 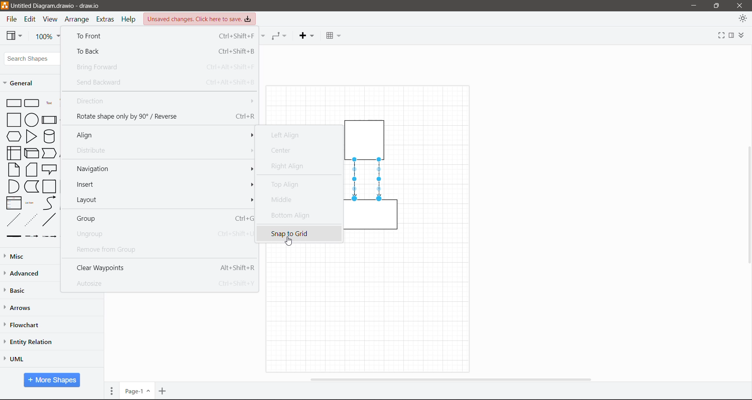 What do you see at coordinates (49, 169) in the screenshot?
I see `Callout` at bounding box center [49, 169].